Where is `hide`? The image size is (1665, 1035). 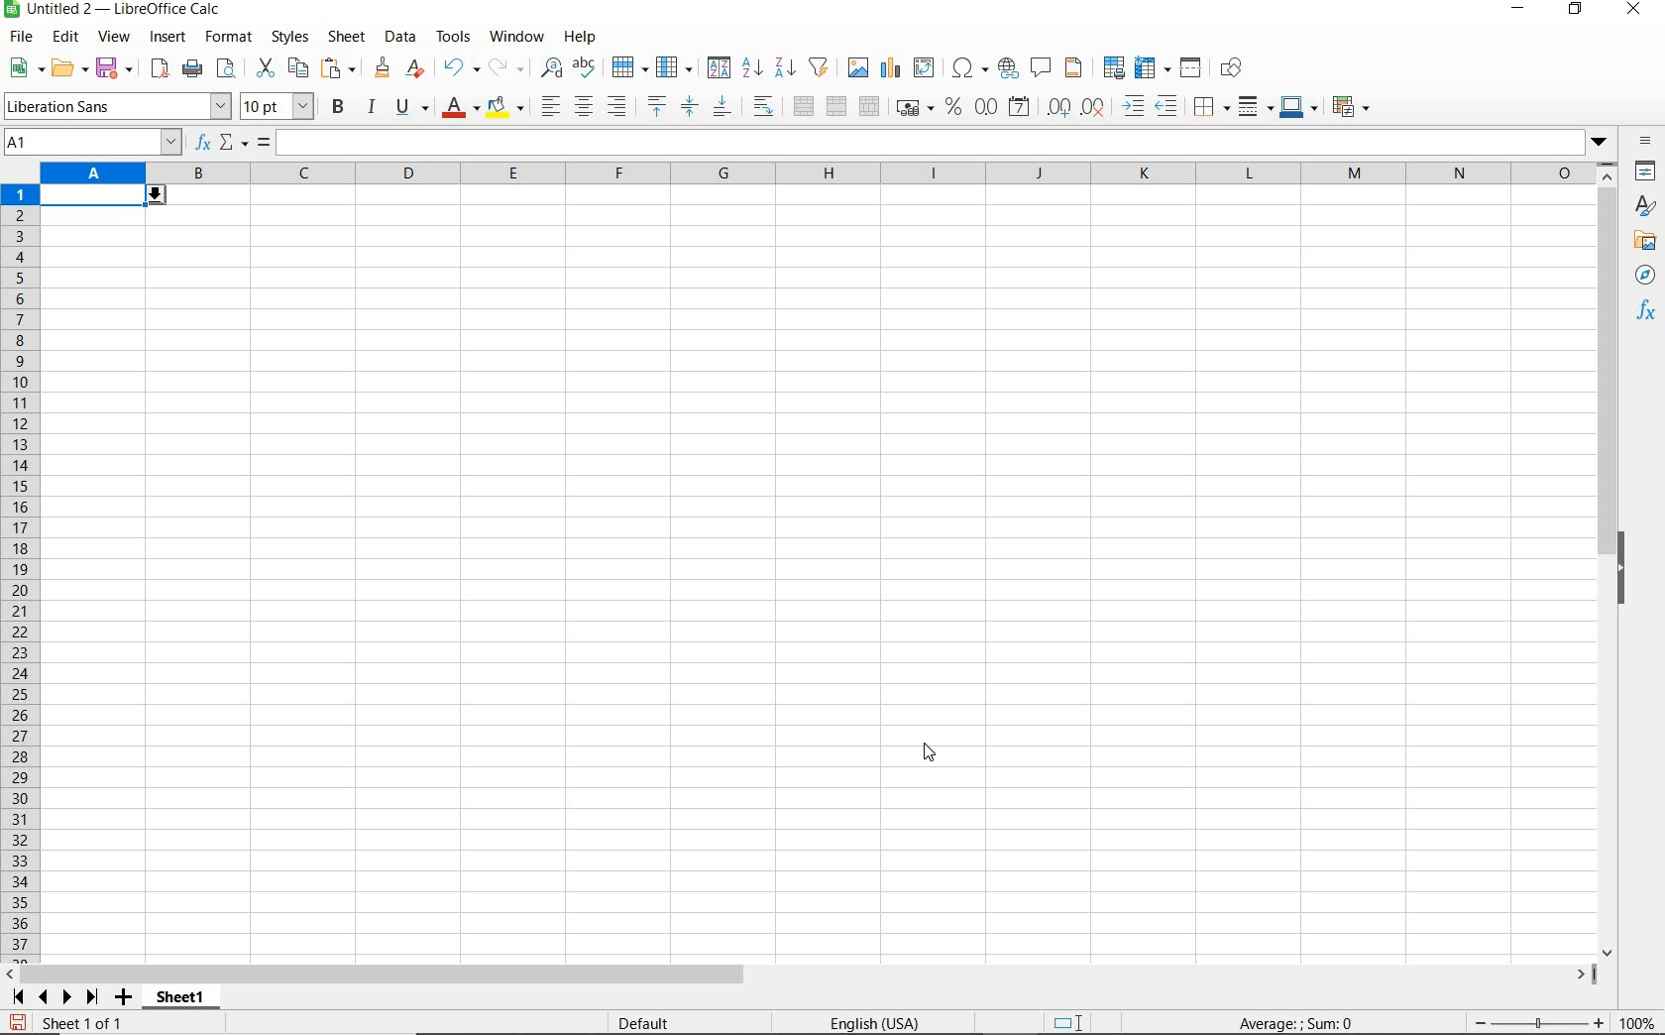
hide is located at coordinates (1623, 571).